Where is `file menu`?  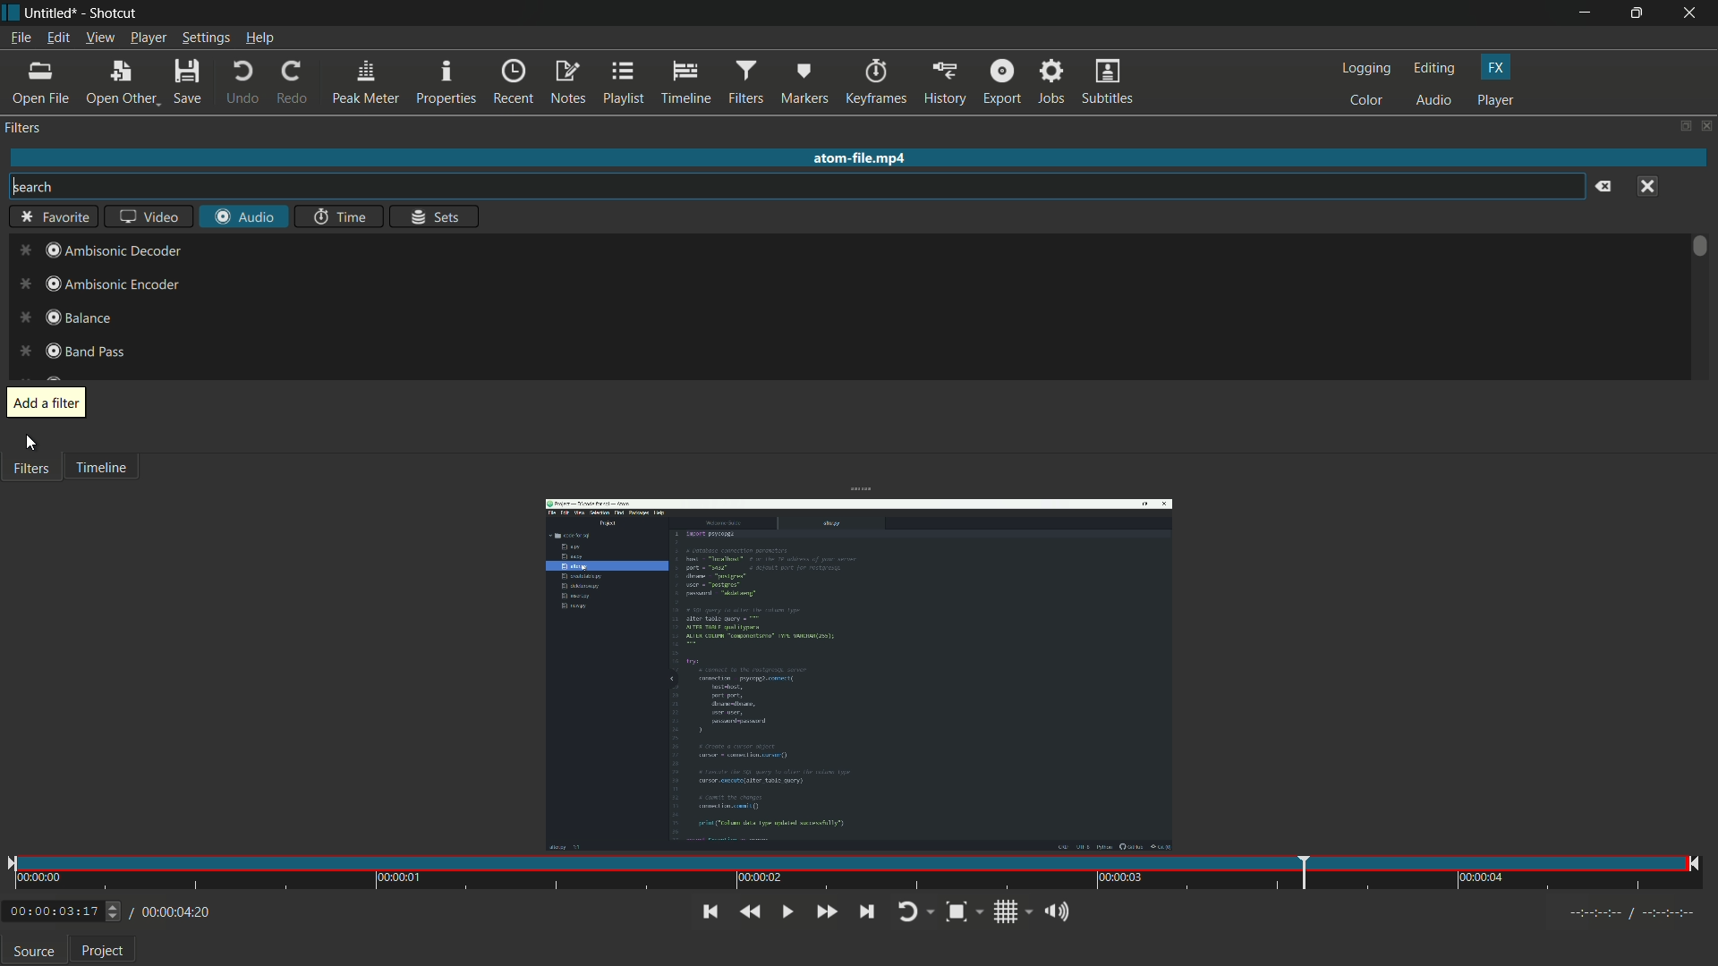 file menu is located at coordinates (21, 37).